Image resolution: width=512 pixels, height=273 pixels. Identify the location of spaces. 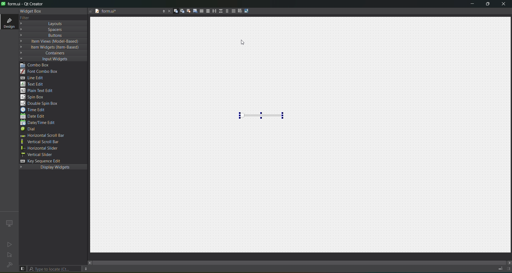
(46, 30).